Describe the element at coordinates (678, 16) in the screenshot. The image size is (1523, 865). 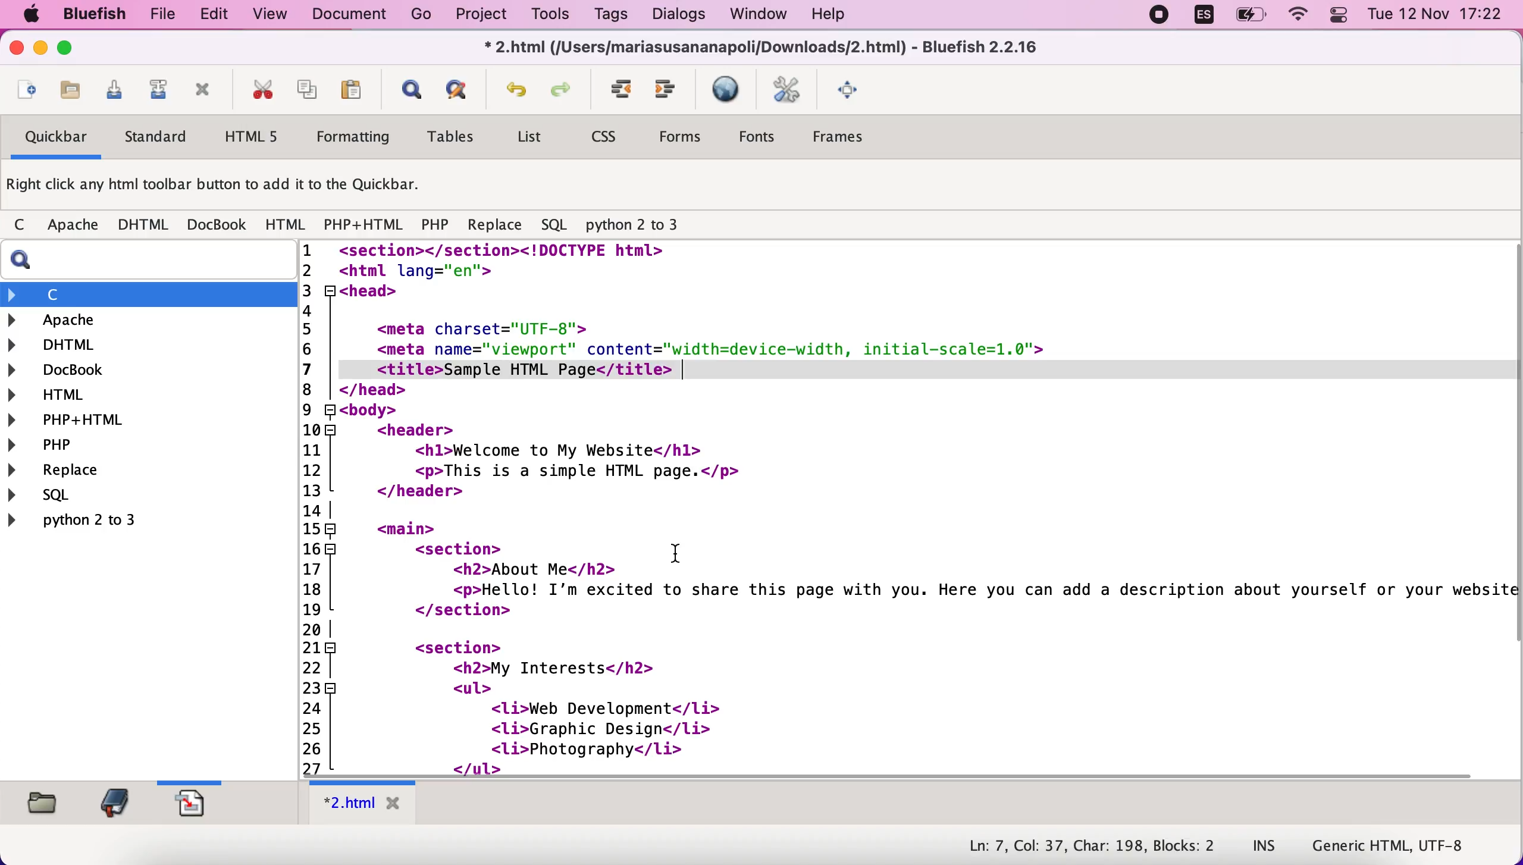
I see `dialogs` at that location.